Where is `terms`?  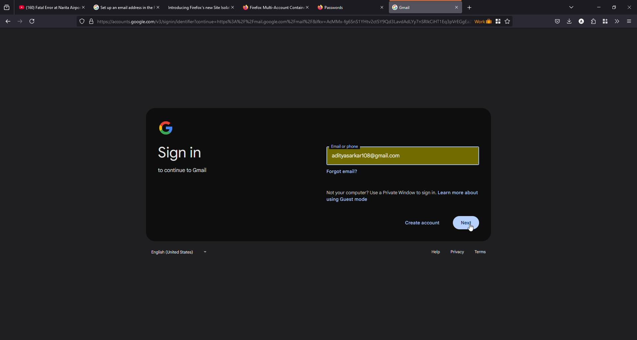 terms is located at coordinates (483, 252).